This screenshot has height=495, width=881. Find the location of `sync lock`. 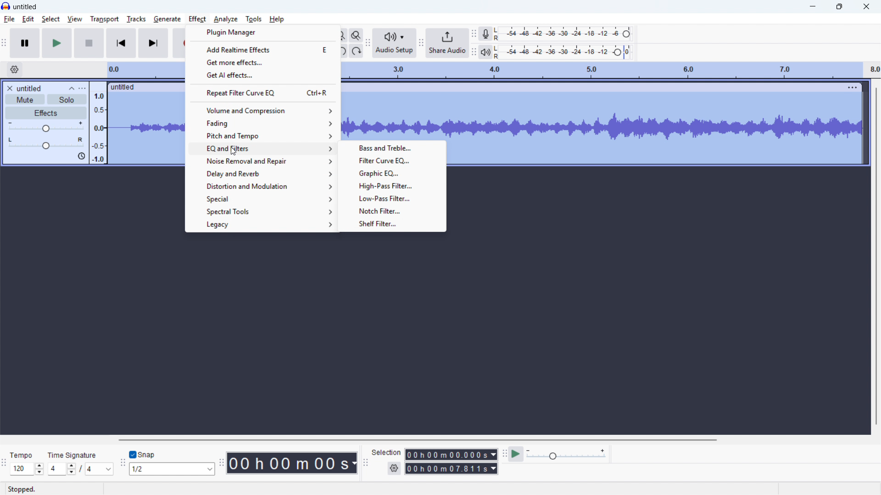

sync lock is located at coordinates (81, 156).